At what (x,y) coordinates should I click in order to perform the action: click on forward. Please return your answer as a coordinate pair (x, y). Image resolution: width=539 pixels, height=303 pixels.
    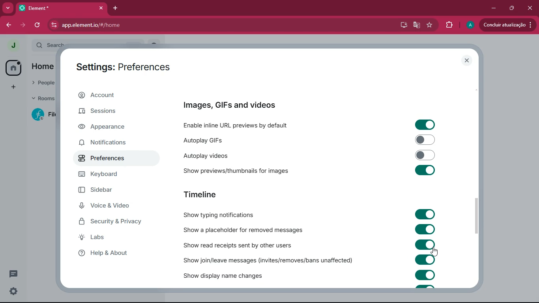
    Looking at the image, I should click on (23, 25).